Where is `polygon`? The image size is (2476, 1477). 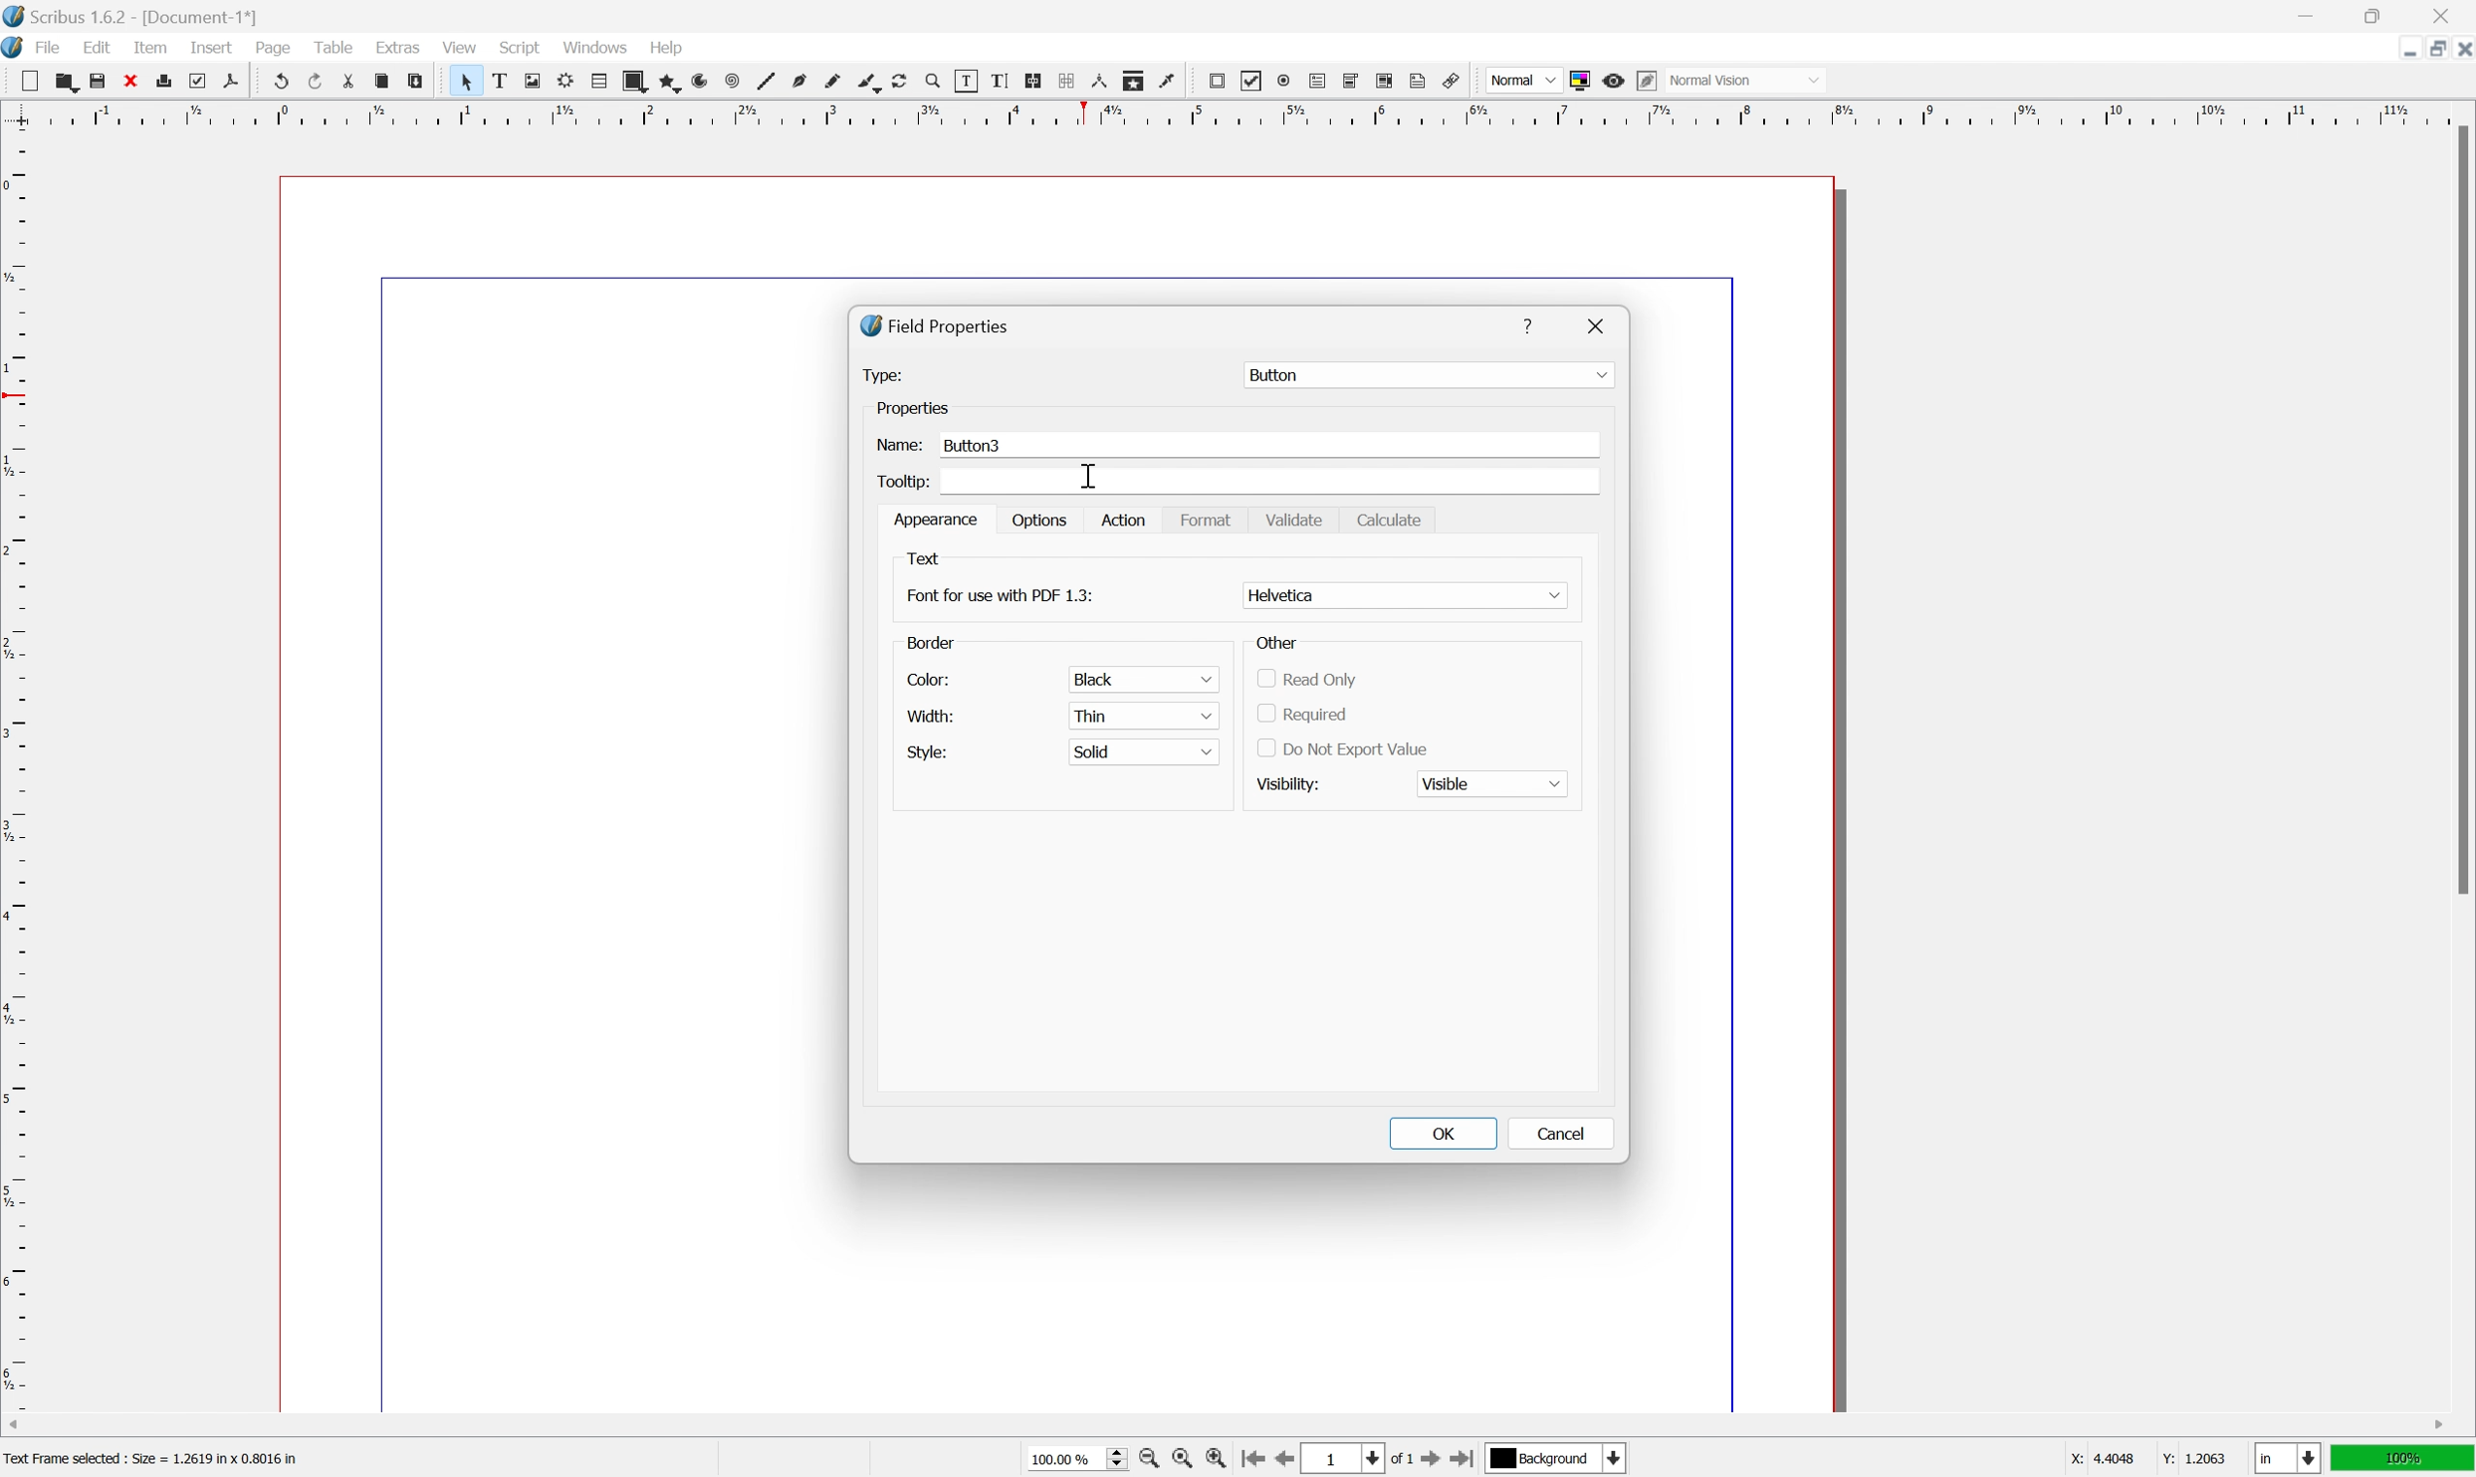 polygon is located at coordinates (666, 83).